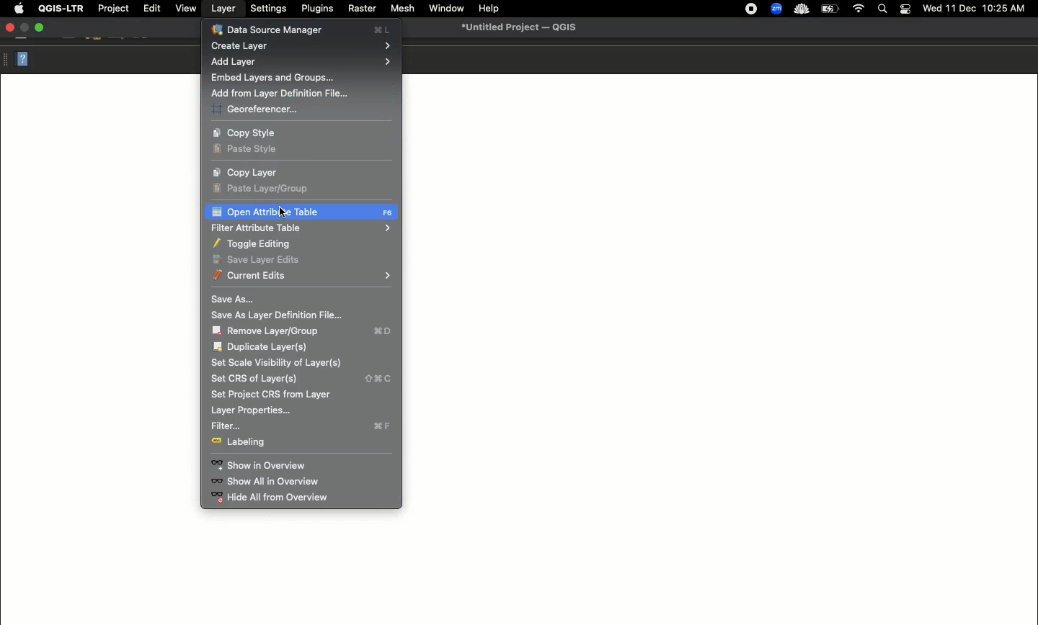 The height and width of the screenshot is (625, 1038). What do you see at coordinates (884, 8) in the screenshot?
I see `Search` at bounding box center [884, 8].